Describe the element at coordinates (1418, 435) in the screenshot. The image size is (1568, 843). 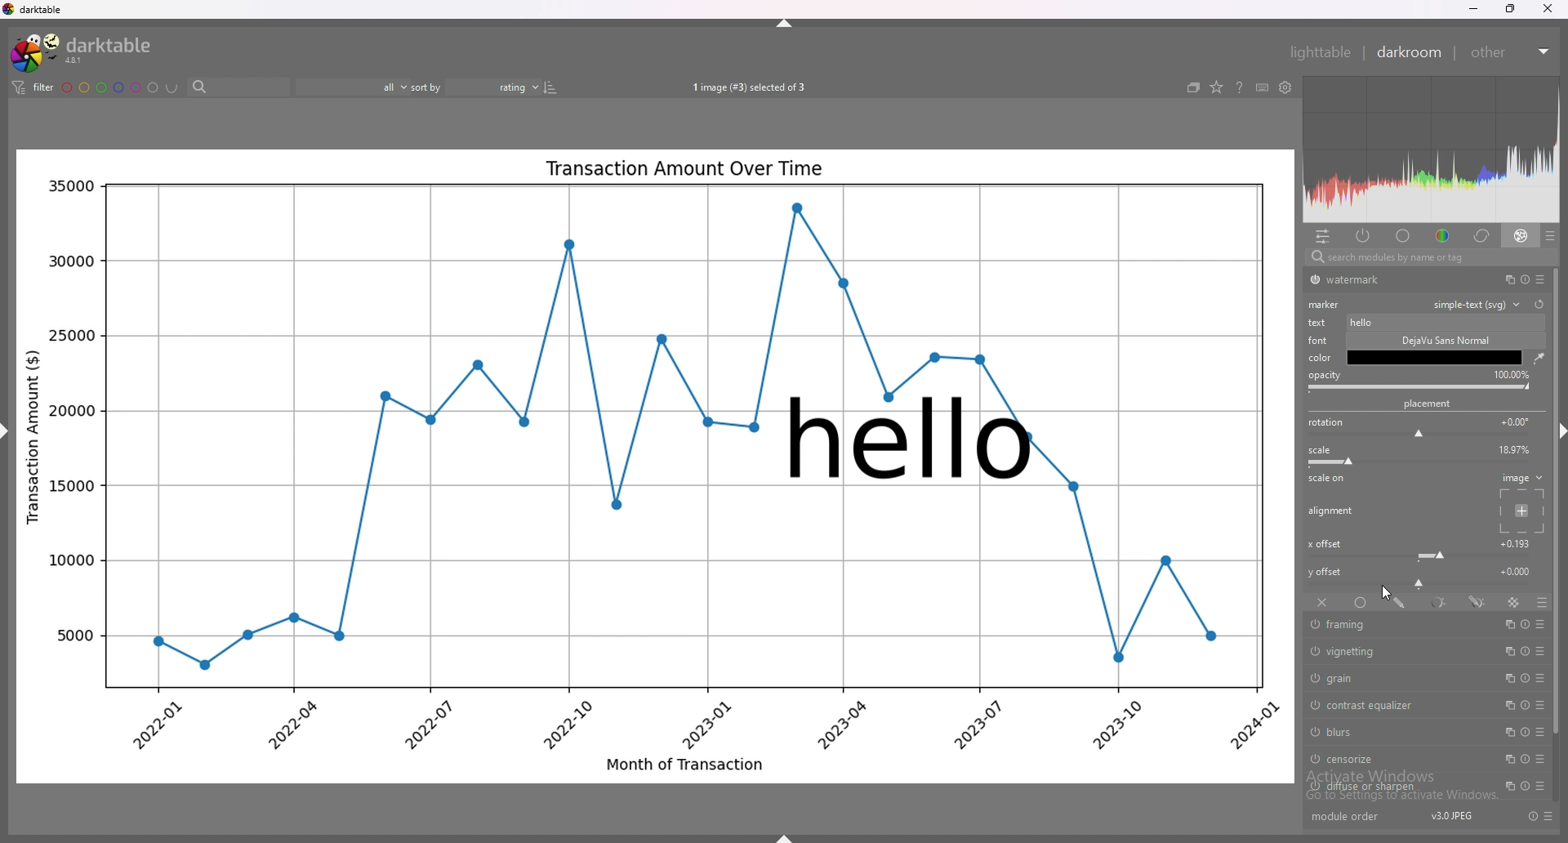
I see `rotation bar` at that location.